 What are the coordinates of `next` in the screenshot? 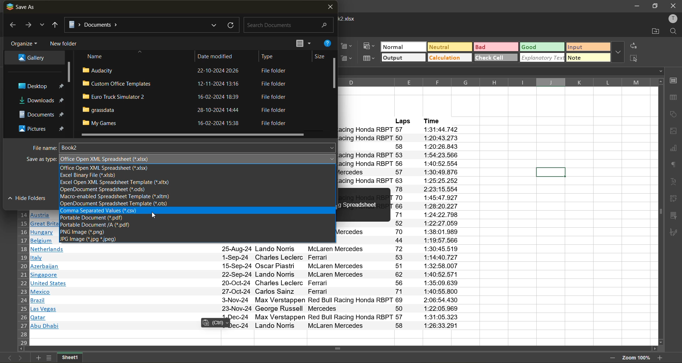 It's located at (28, 25).